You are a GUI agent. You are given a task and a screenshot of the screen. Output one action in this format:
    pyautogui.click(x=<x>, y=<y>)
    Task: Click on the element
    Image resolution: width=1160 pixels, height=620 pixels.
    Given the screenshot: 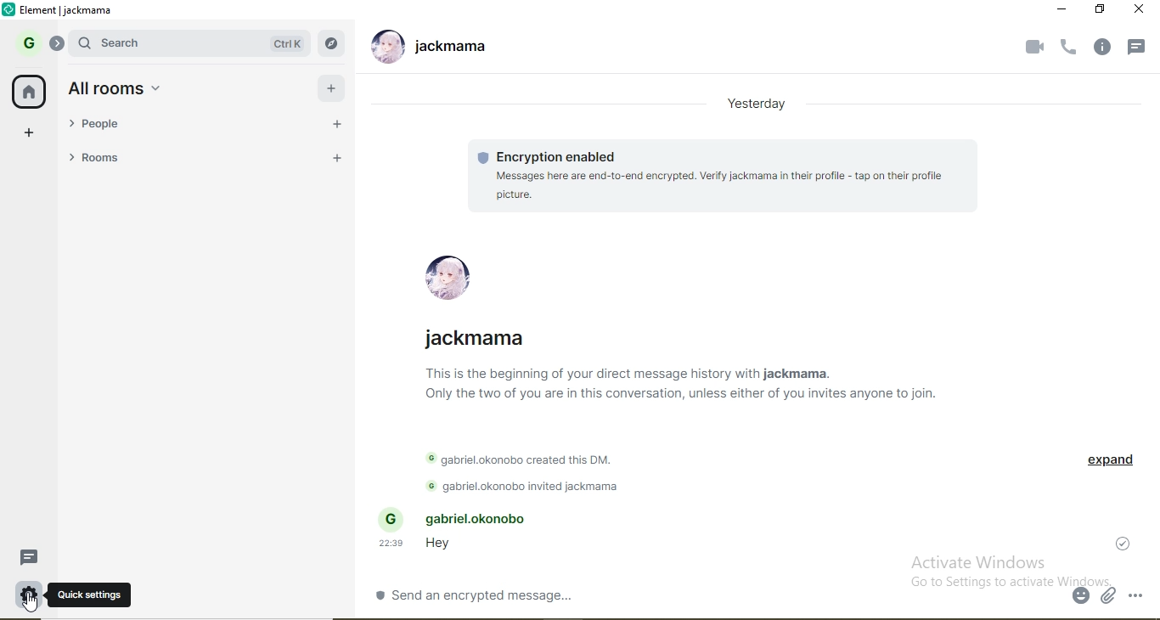 What is the action you would take?
    pyautogui.click(x=67, y=11)
    